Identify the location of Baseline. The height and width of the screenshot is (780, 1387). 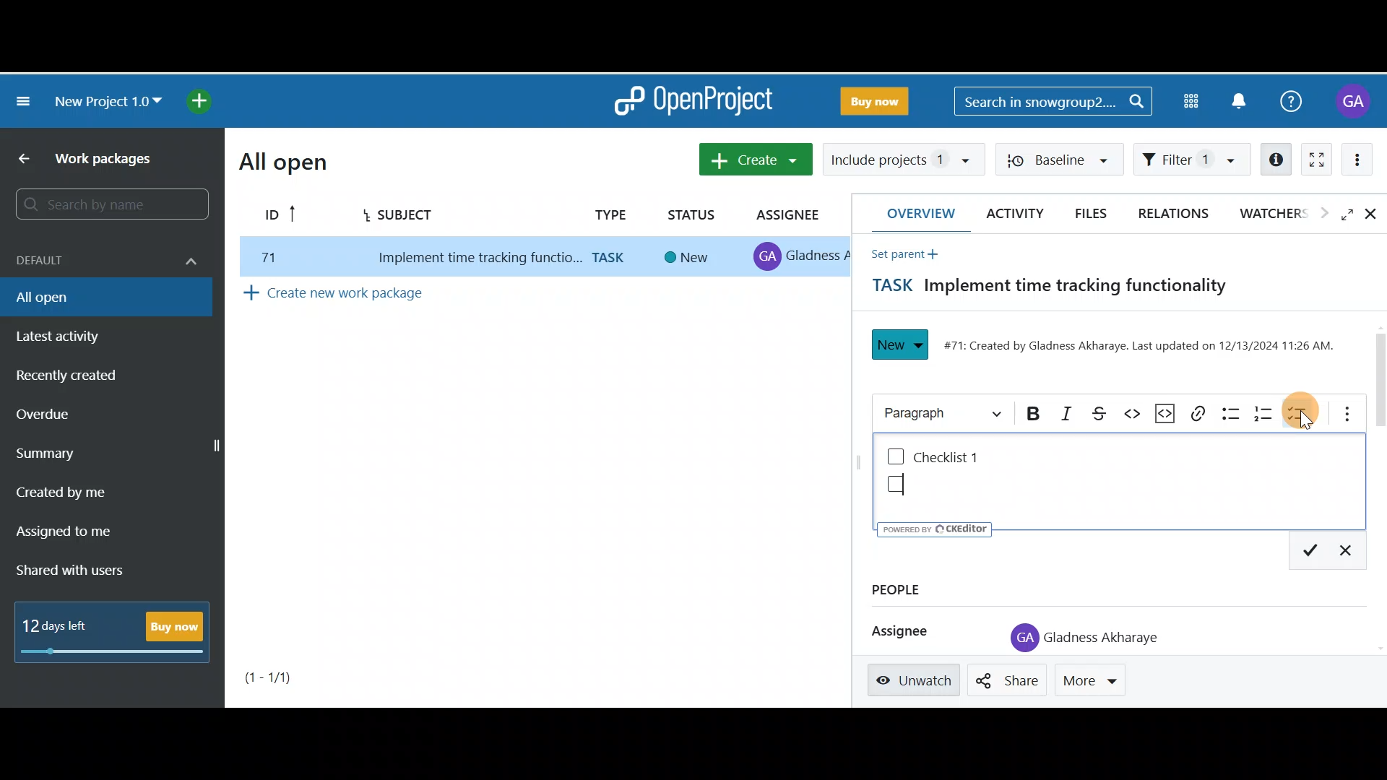
(1066, 160).